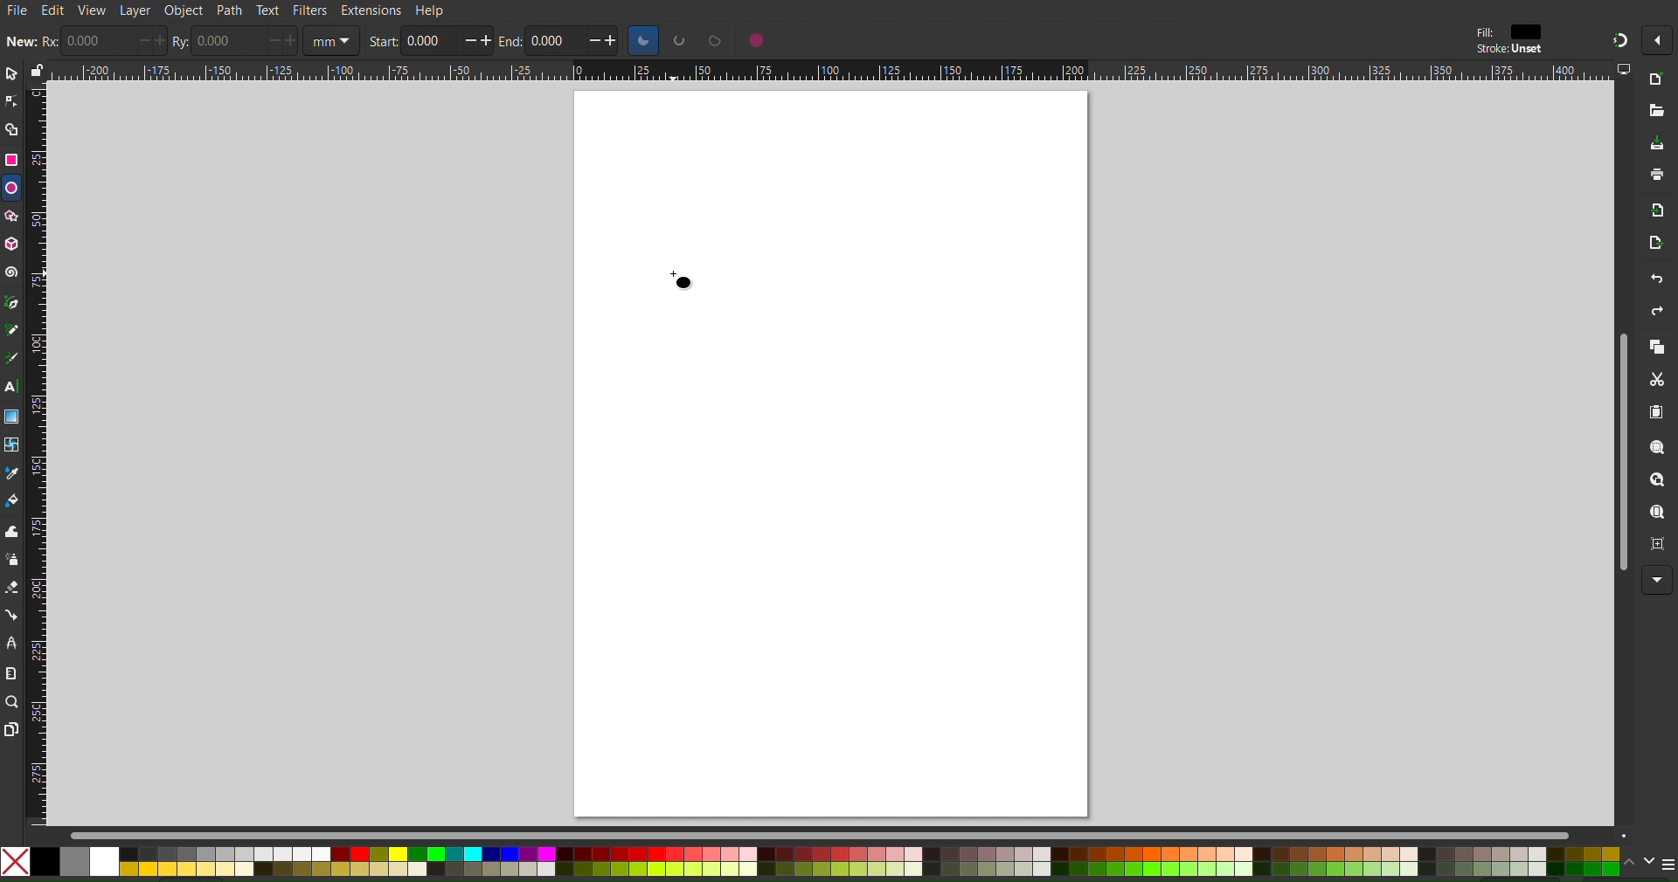 The image size is (1678, 882). What do you see at coordinates (602, 40) in the screenshot?
I see `increase/decrease` at bounding box center [602, 40].